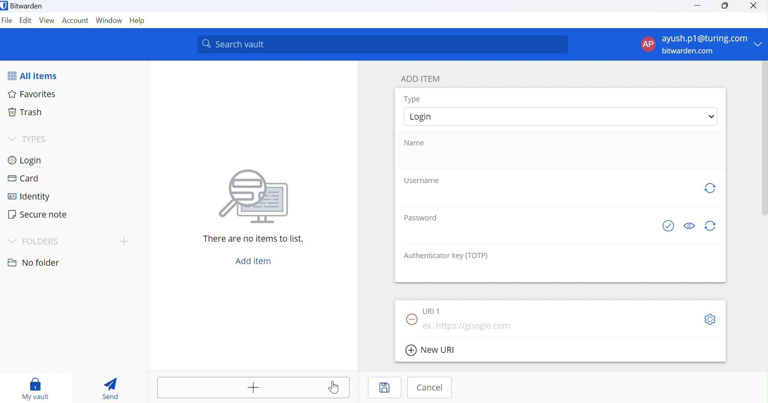 This screenshot has height=403, width=768. Describe the element at coordinates (26, 113) in the screenshot. I see `Trash` at that location.